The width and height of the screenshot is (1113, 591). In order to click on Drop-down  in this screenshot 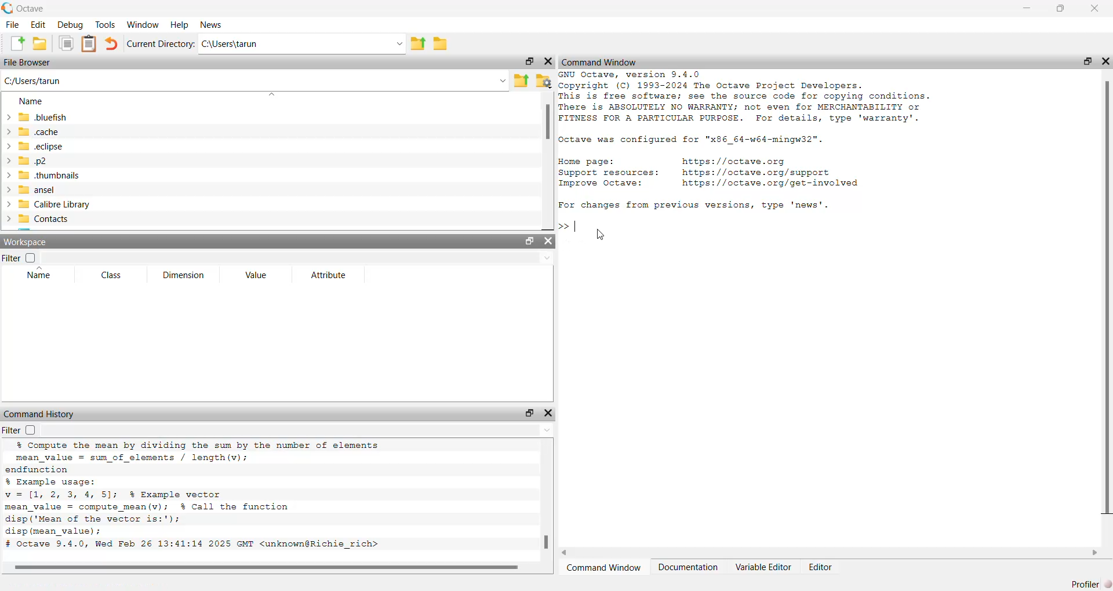, I will do `click(548, 430)`.